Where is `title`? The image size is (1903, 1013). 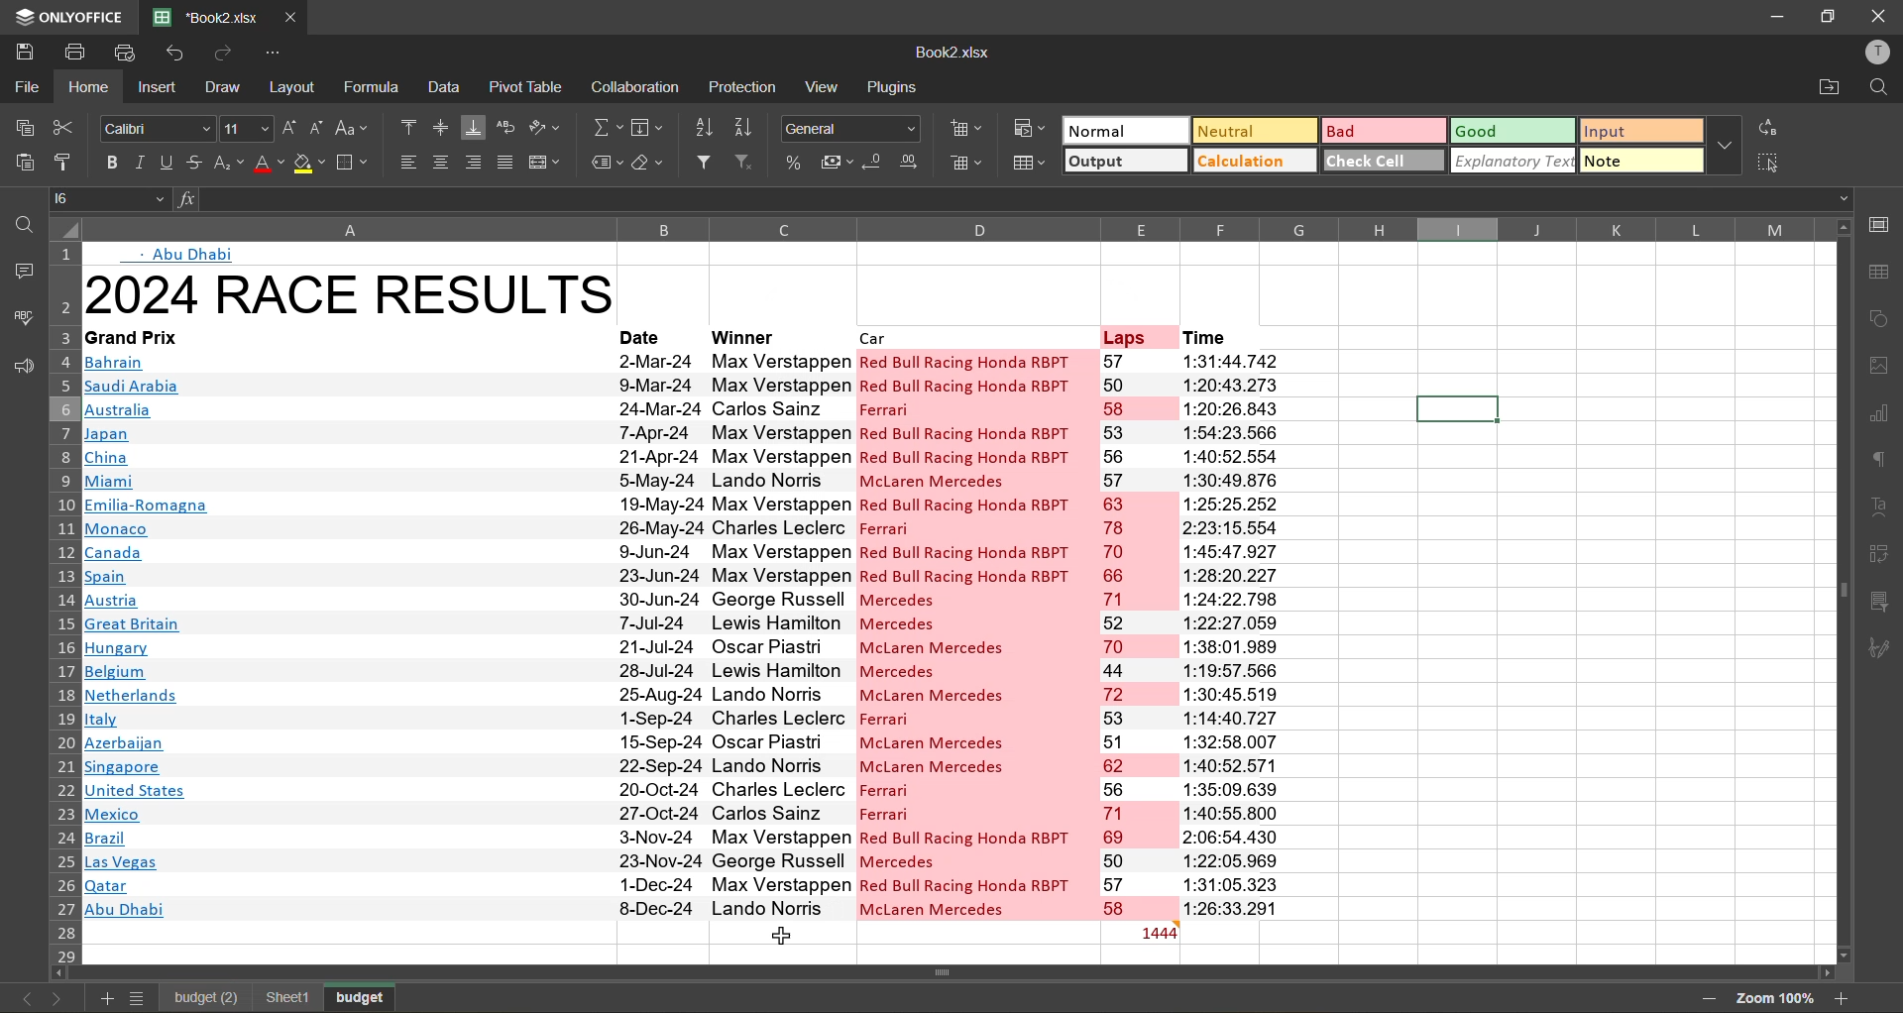
title is located at coordinates (351, 293).